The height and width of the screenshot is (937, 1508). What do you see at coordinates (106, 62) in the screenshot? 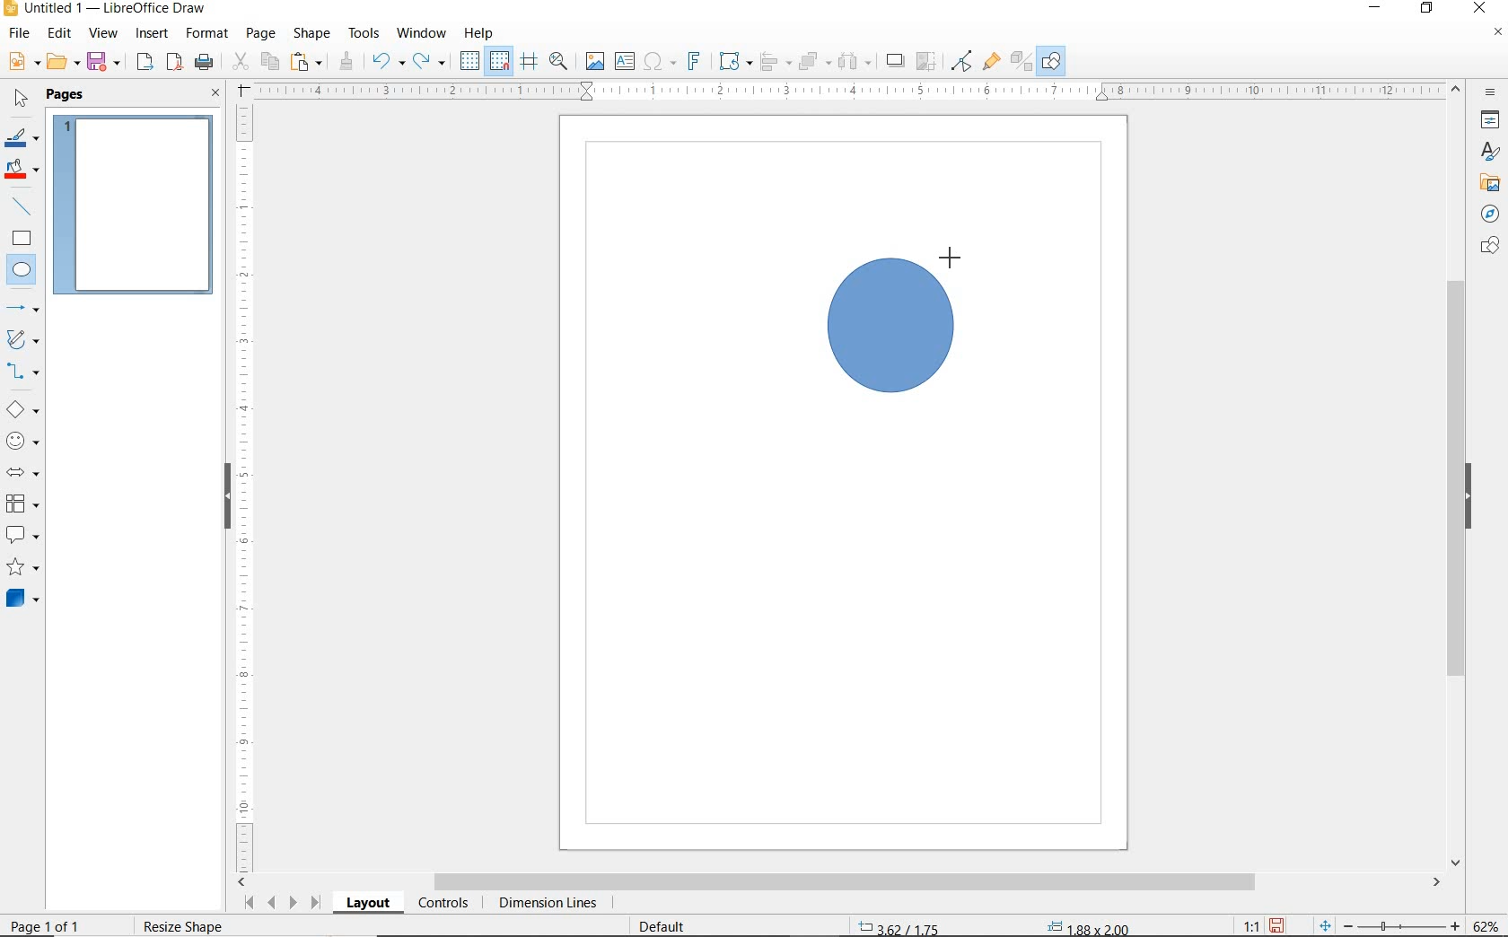
I see `SAVE` at bounding box center [106, 62].